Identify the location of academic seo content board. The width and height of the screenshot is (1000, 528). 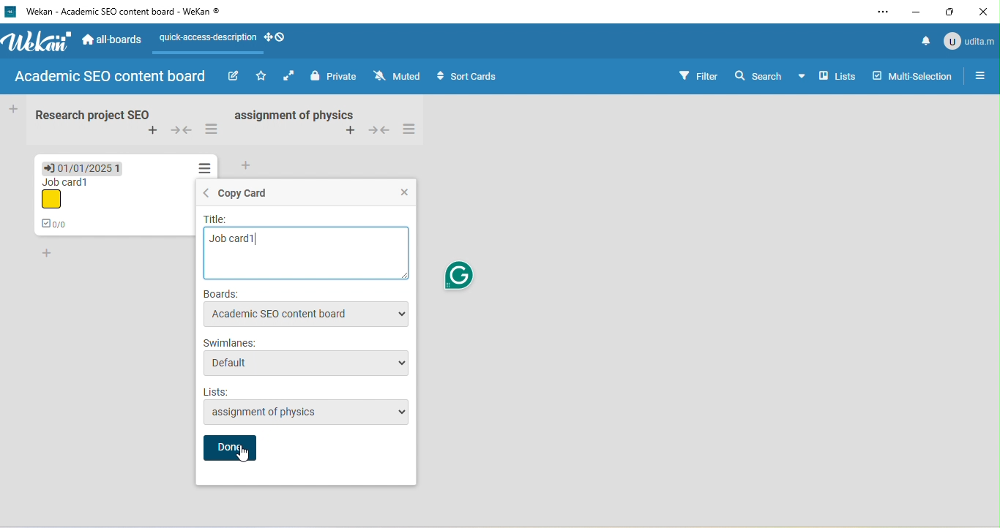
(306, 314).